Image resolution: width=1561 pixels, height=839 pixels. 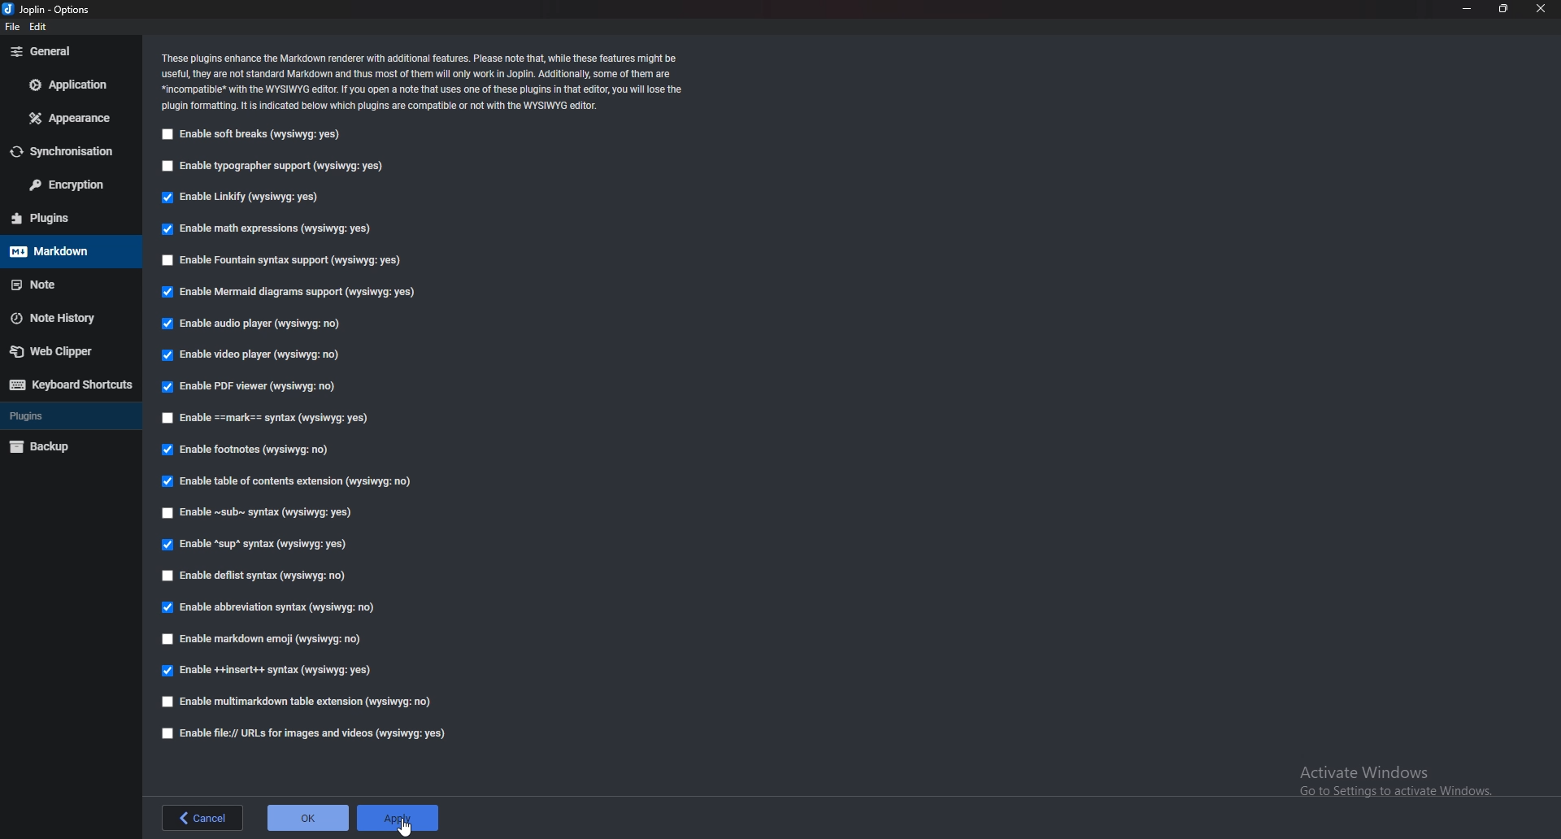 What do you see at coordinates (247, 198) in the screenshot?
I see `Enable linkify` at bounding box center [247, 198].